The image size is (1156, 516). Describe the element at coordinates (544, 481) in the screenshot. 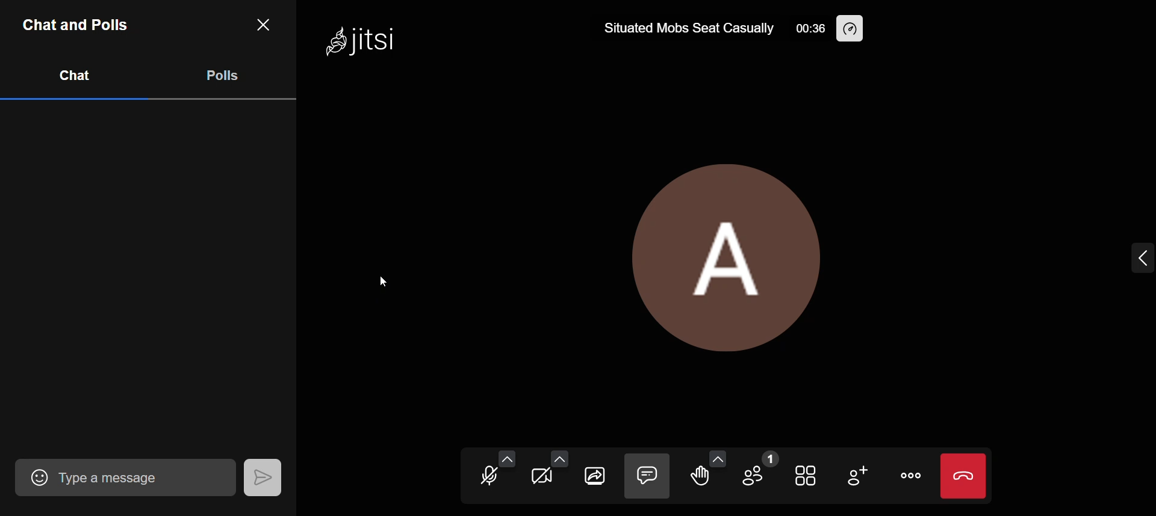

I see `start camera` at that location.